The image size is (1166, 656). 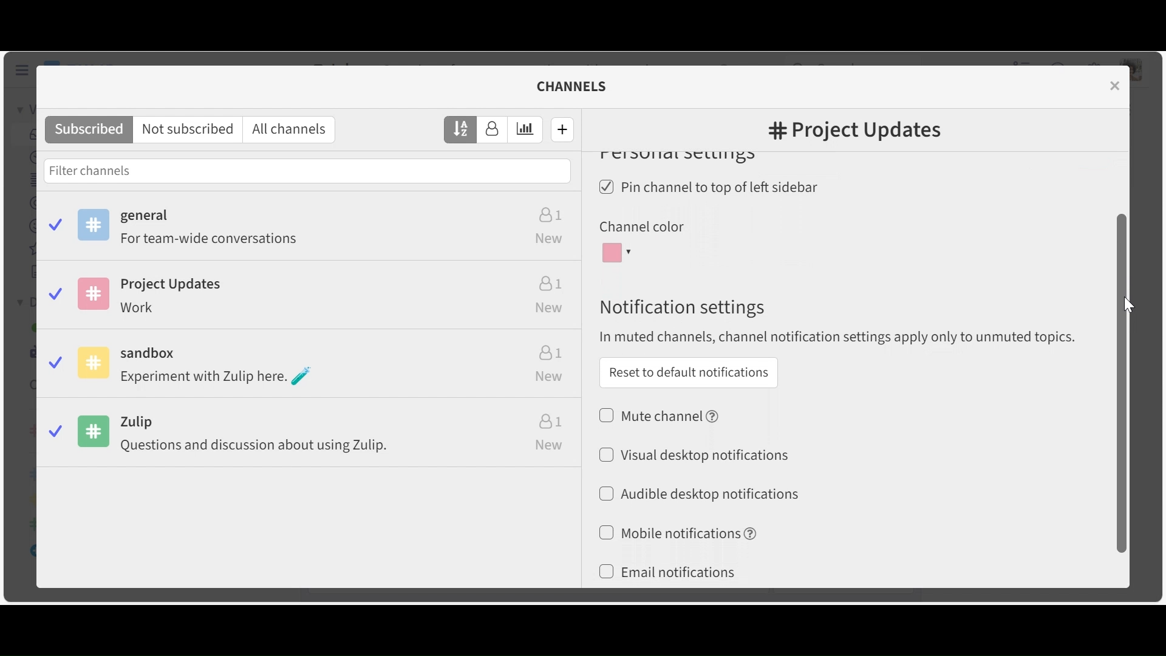 What do you see at coordinates (309, 298) in the screenshot?
I see `Project Updates` at bounding box center [309, 298].